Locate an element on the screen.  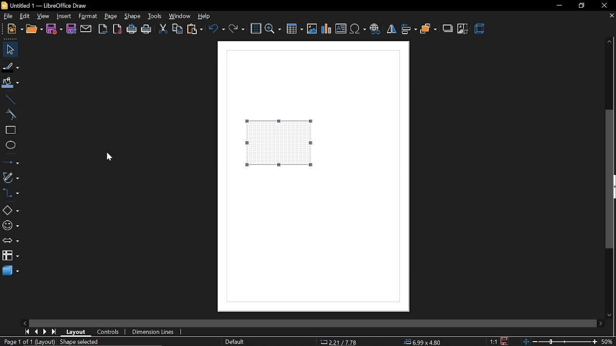
Move up is located at coordinates (609, 41).